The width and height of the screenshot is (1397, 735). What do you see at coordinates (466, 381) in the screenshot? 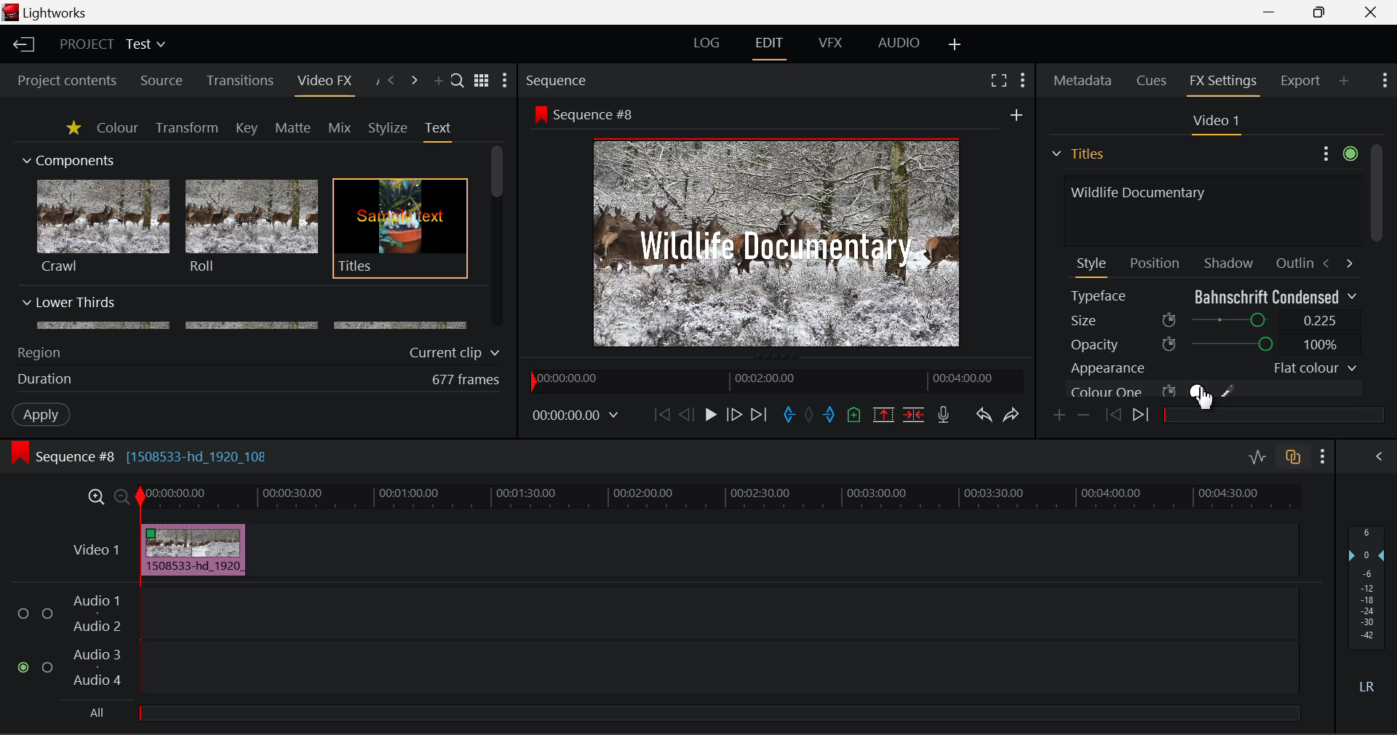
I see `677 frames` at bounding box center [466, 381].